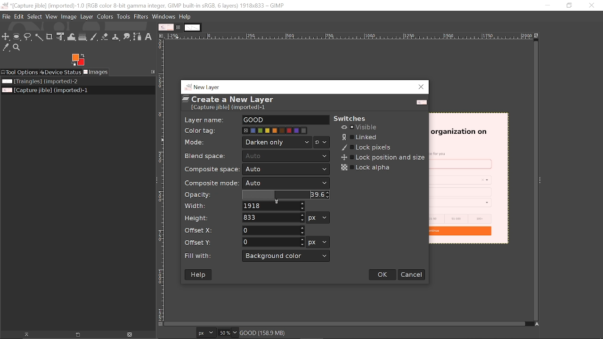 Image resolution: width=603 pixels, height=339 pixels. What do you see at coordinates (96, 72) in the screenshot?
I see `Images` at bounding box center [96, 72].